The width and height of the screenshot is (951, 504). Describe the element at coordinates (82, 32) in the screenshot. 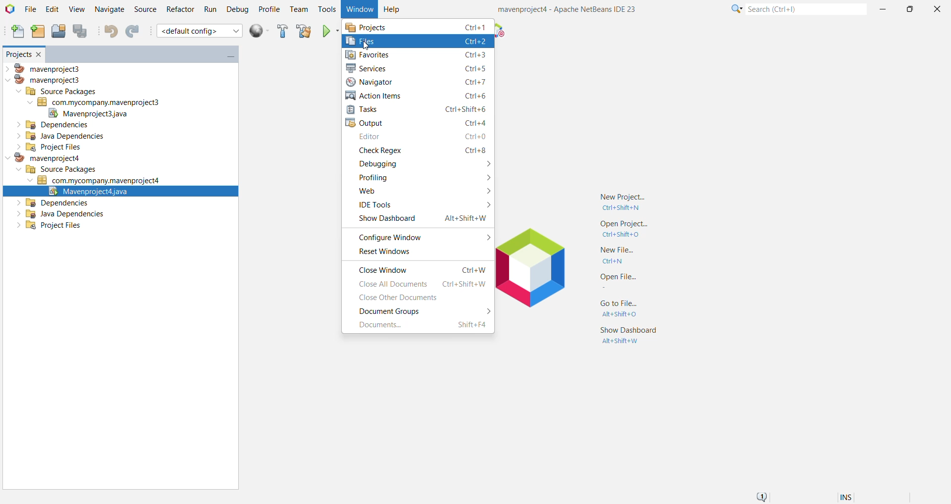

I see `Save All` at that location.